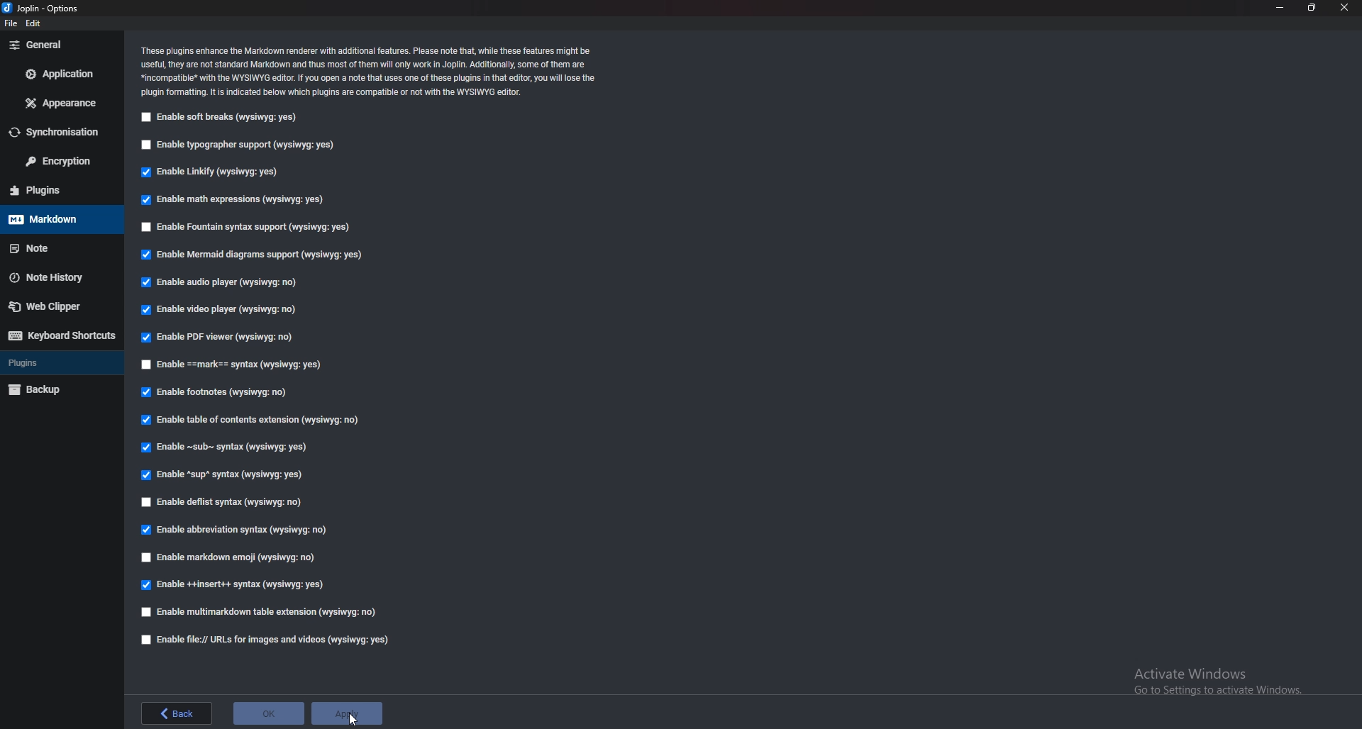 This screenshot has width=1362, height=729. What do you see at coordinates (249, 227) in the screenshot?
I see `Enable fountain syntax support` at bounding box center [249, 227].